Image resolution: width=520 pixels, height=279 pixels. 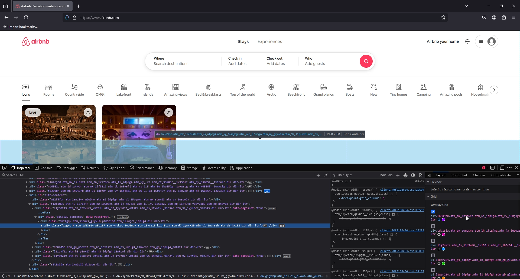 I want to click on search bar, so click(x=253, y=18).